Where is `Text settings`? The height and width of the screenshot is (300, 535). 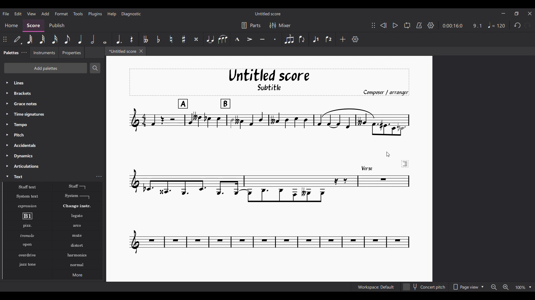 Text settings is located at coordinates (99, 176).